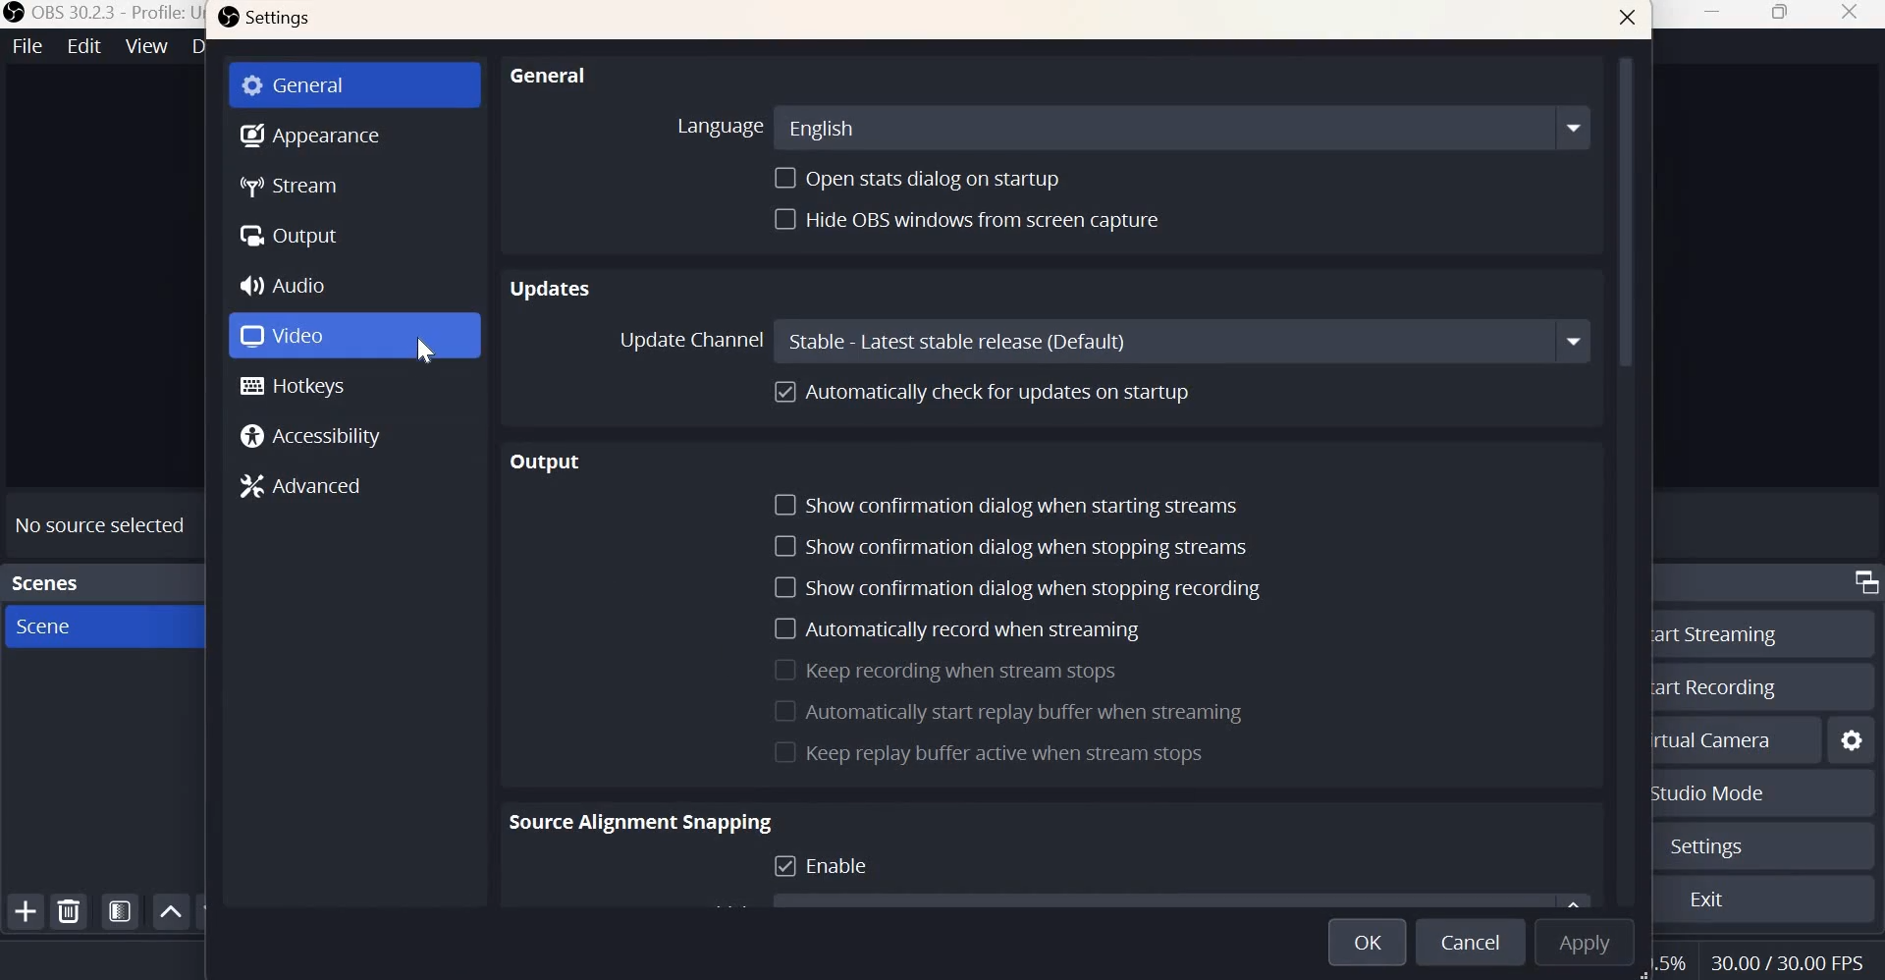 This screenshot has height=980, width=1885. Describe the element at coordinates (689, 340) in the screenshot. I see `Update channel` at that location.